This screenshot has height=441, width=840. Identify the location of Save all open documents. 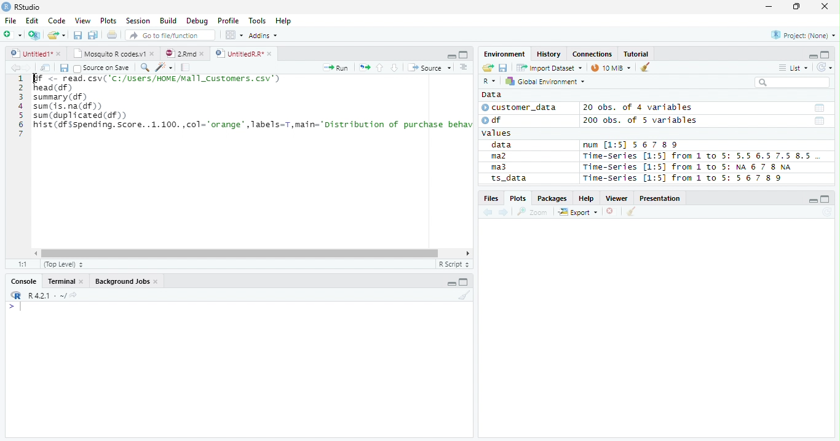
(93, 36).